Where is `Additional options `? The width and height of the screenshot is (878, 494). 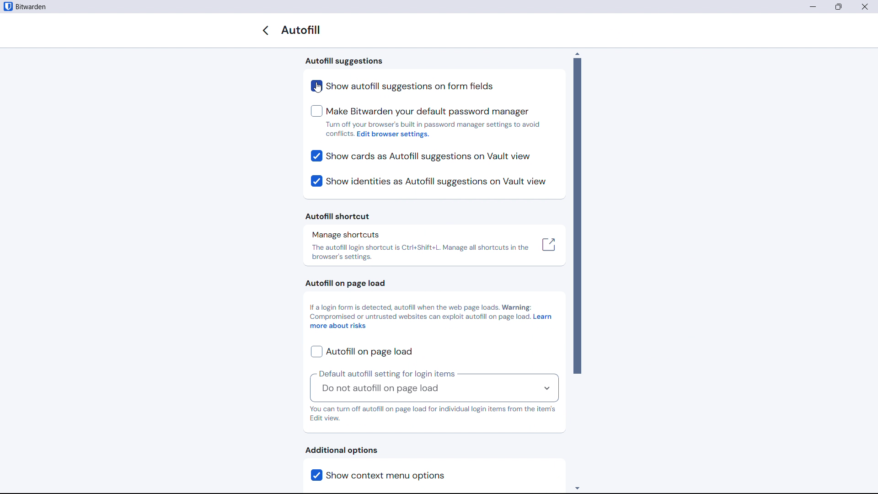
Additional options  is located at coordinates (342, 450).